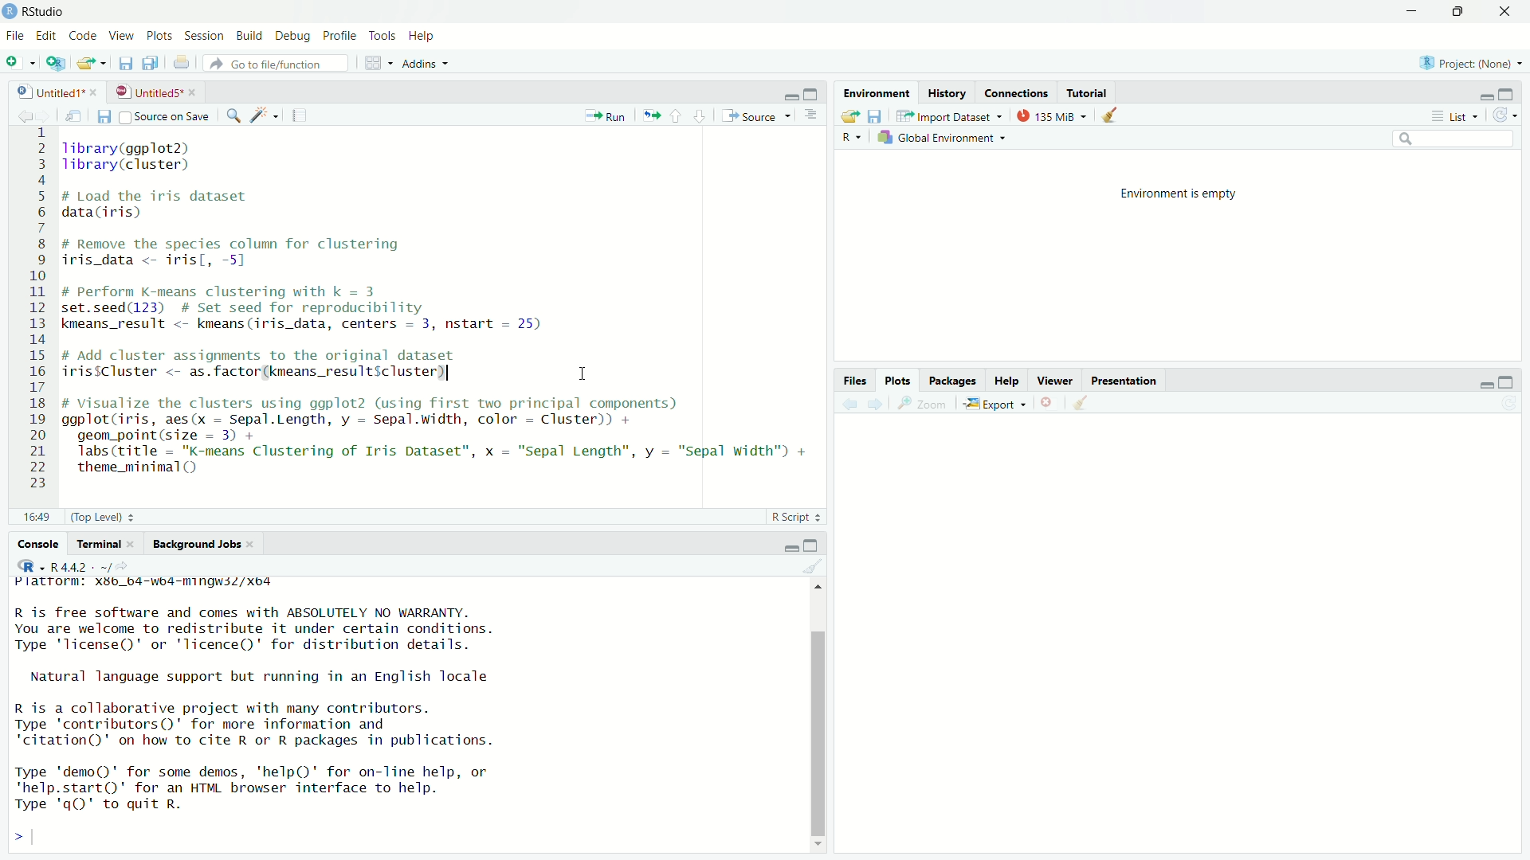 The image size is (1530, 860). I want to click on view, so click(118, 35).